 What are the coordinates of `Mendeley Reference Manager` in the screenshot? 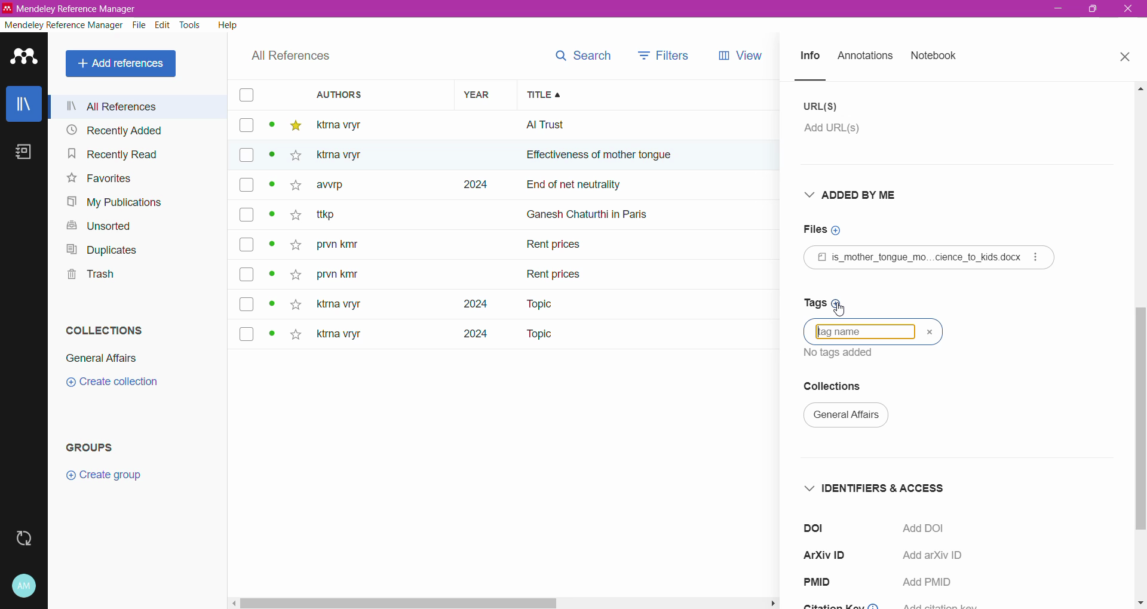 It's located at (63, 25).